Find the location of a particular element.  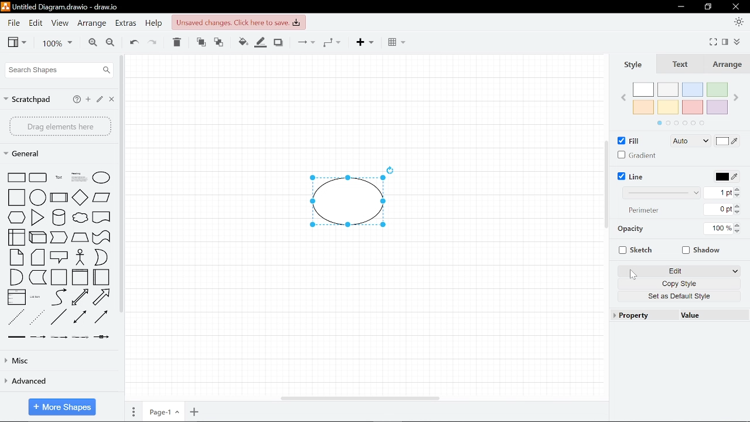

Decrease opacity is located at coordinates (738, 232).